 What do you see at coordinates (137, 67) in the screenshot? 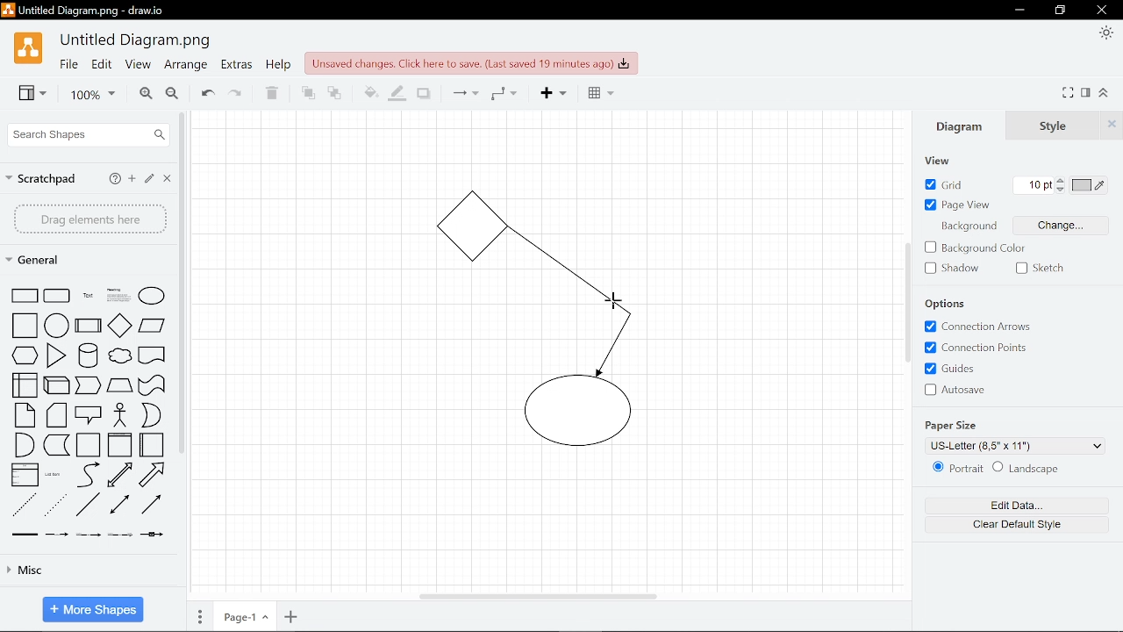
I see `View` at bounding box center [137, 67].